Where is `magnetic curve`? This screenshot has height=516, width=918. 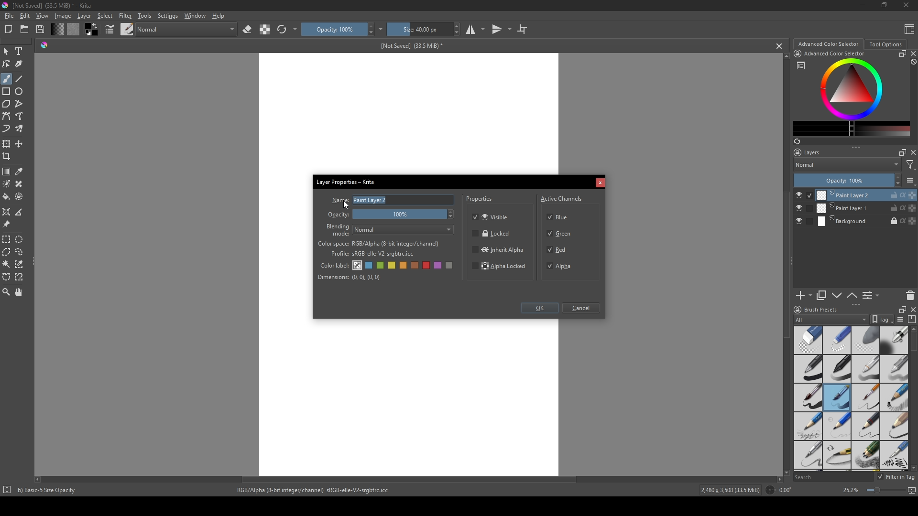
magnetic curve is located at coordinates (20, 278).